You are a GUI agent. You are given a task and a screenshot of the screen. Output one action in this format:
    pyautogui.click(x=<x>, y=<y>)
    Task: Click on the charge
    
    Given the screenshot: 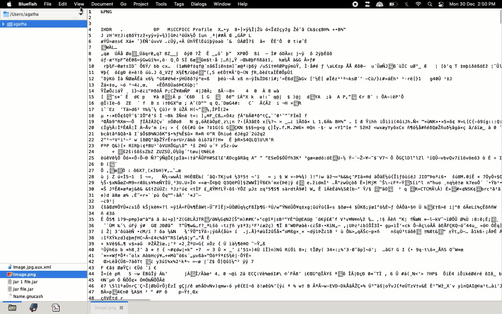 What is the action you would take?
    pyautogui.click(x=394, y=4)
    